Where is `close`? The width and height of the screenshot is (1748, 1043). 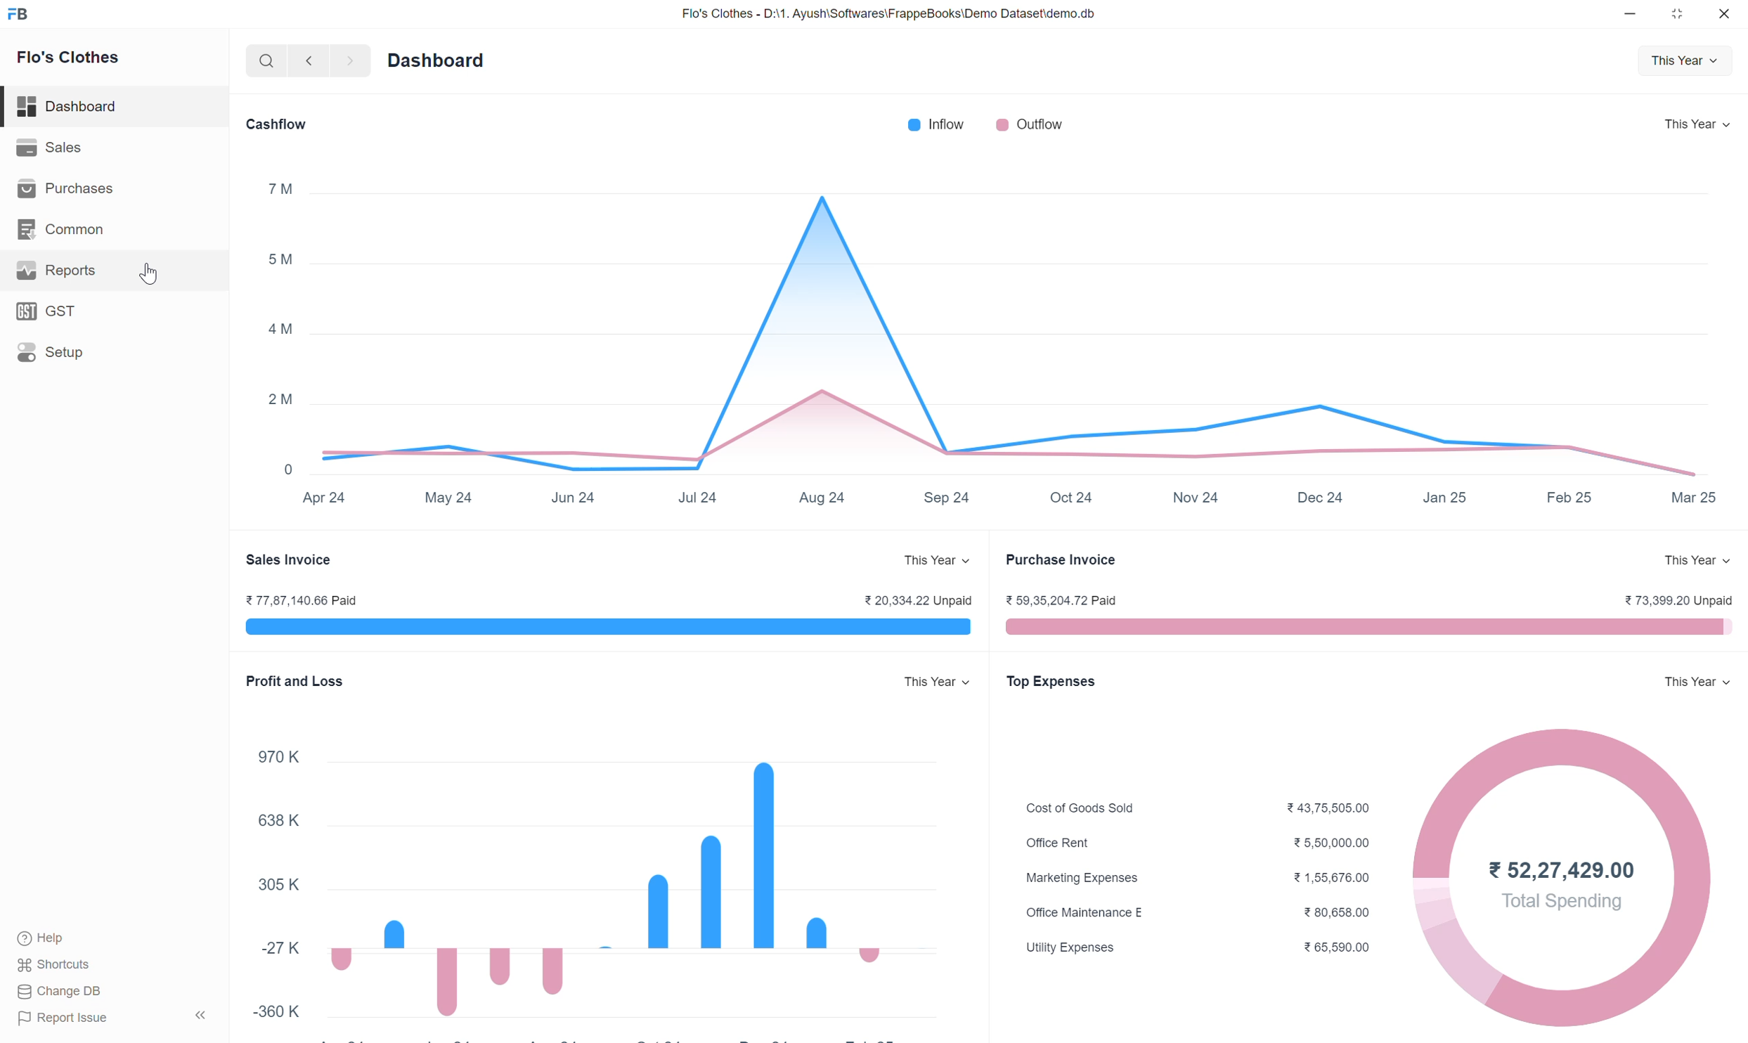 close is located at coordinates (1725, 13).